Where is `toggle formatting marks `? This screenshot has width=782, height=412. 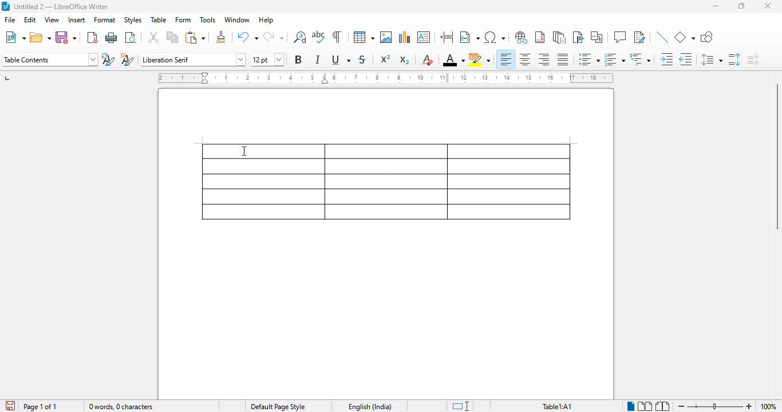 toggle formatting marks  is located at coordinates (337, 37).